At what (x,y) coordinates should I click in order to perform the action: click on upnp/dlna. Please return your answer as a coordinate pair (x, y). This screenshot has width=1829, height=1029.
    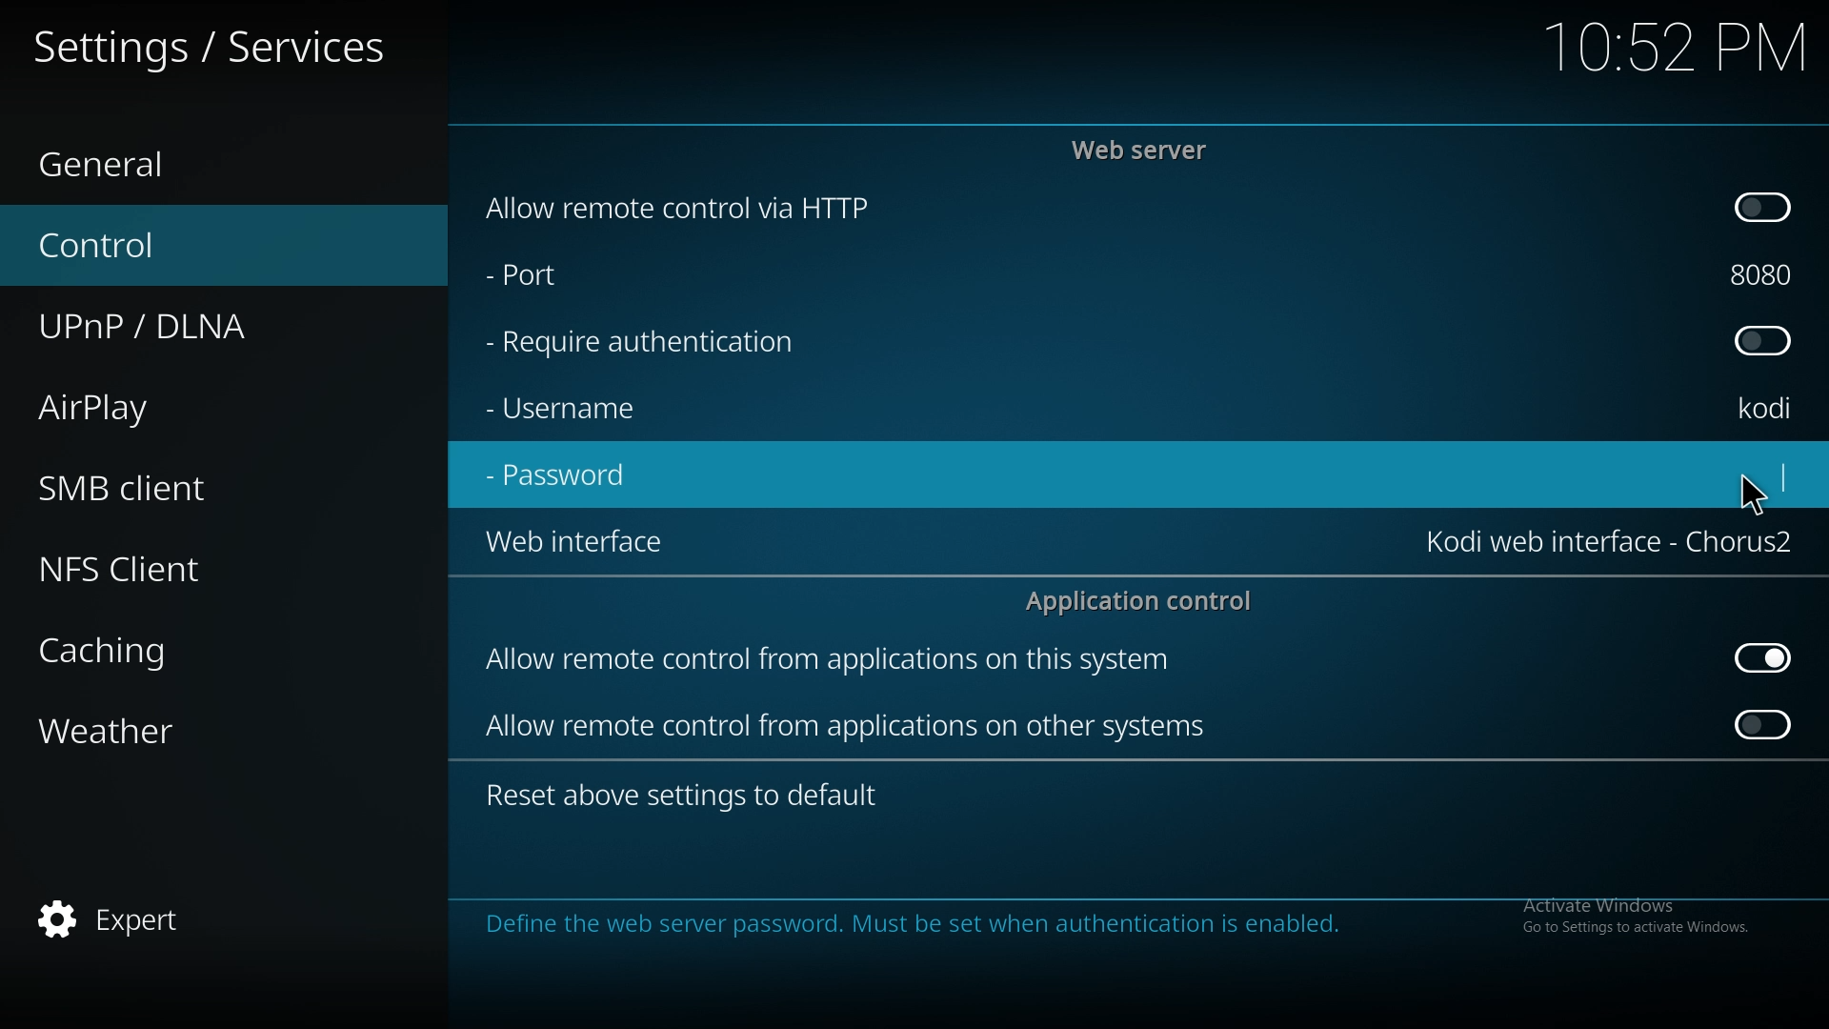
    Looking at the image, I should click on (204, 327).